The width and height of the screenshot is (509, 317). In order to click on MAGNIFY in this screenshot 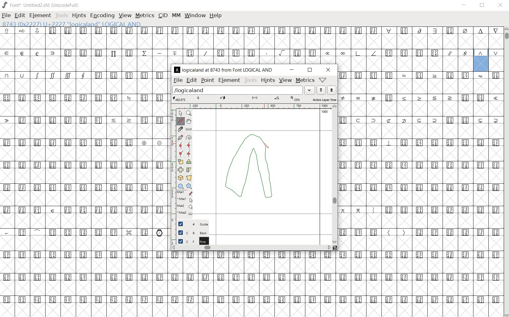, I will do `click(189, 114)`.